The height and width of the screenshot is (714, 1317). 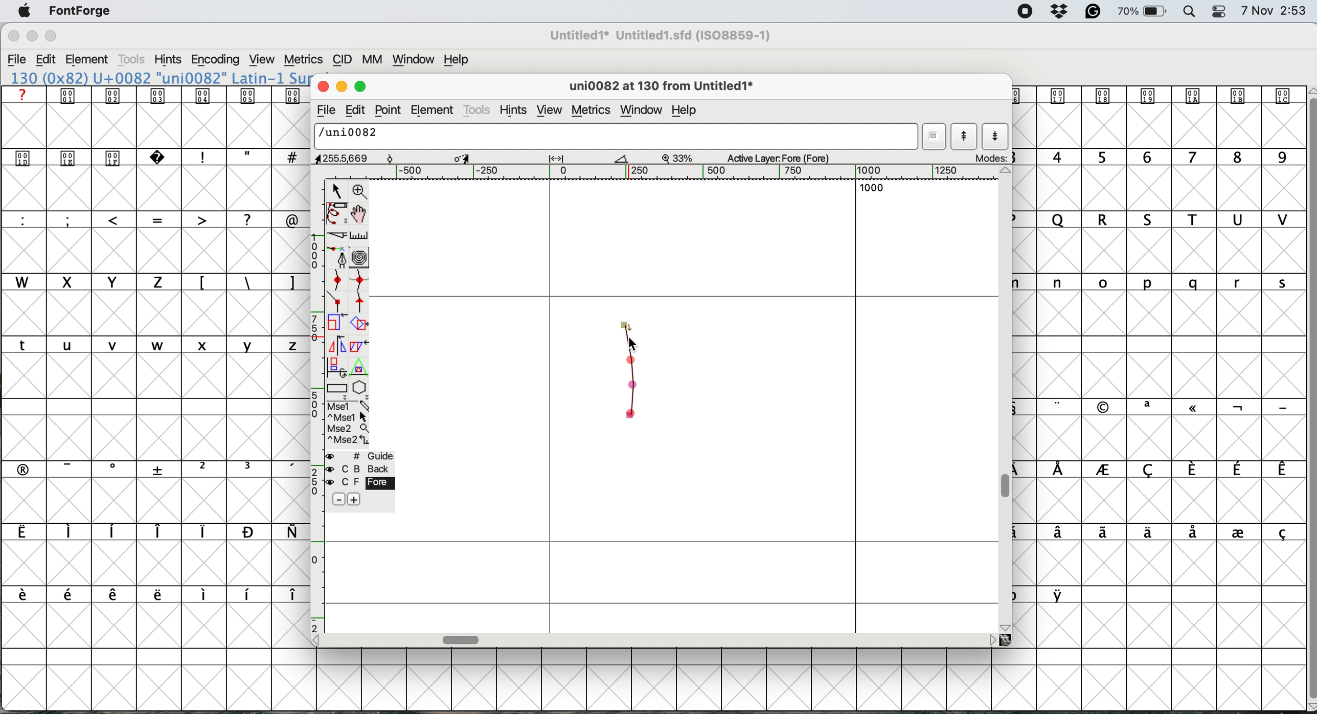 What do you see at coordinates (1093, 11) in the screenshot?
I see `grammarly` at bounding box center [1093, 11].